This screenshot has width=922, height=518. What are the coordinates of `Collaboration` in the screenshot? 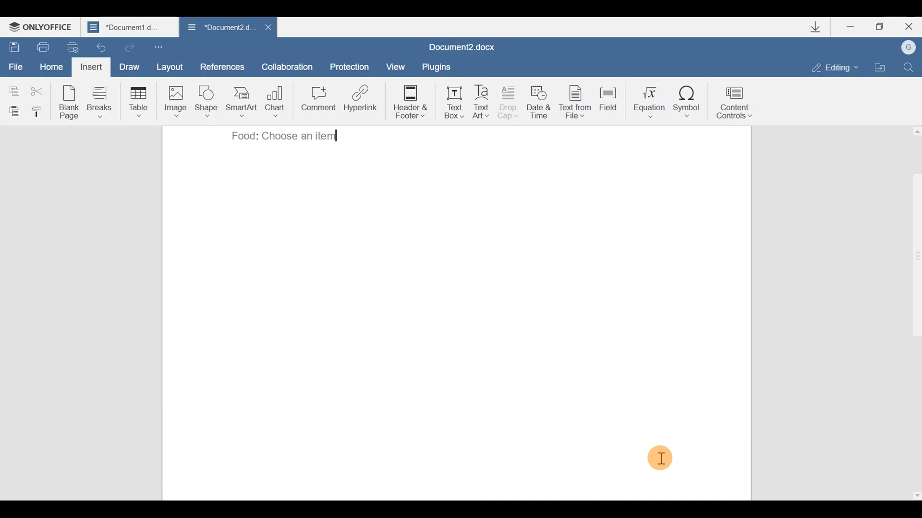 It's located at (291, 66).